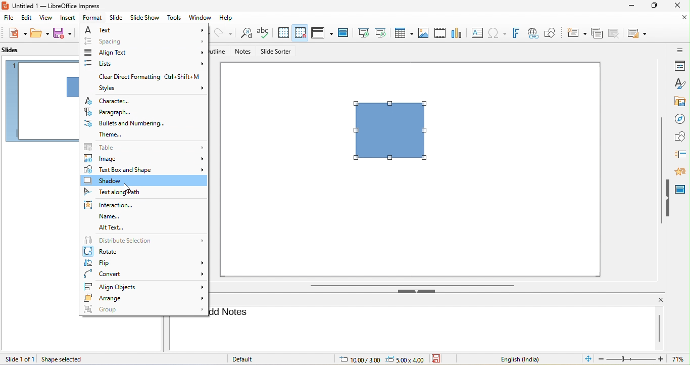  Describe the element at coordinates (680, 117) in the screenshot. I see `navigator` at that location.